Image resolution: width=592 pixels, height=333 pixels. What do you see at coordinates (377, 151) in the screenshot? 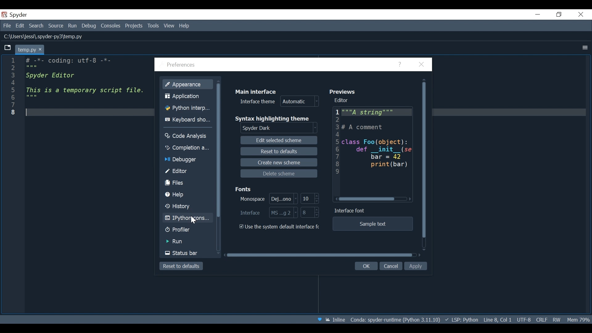
I see `Editor Preview` at bounding box center [377, 151].